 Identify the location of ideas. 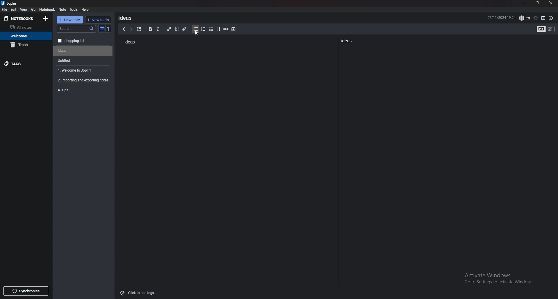
(129, 42).